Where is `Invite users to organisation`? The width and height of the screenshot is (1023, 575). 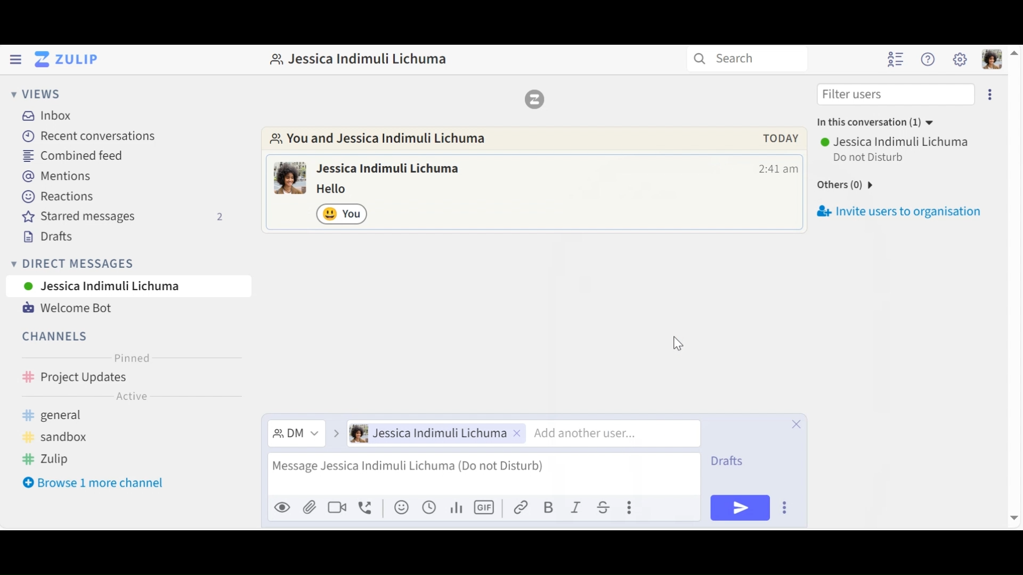 Invite users to organisation is located at coordinates (992, 93).